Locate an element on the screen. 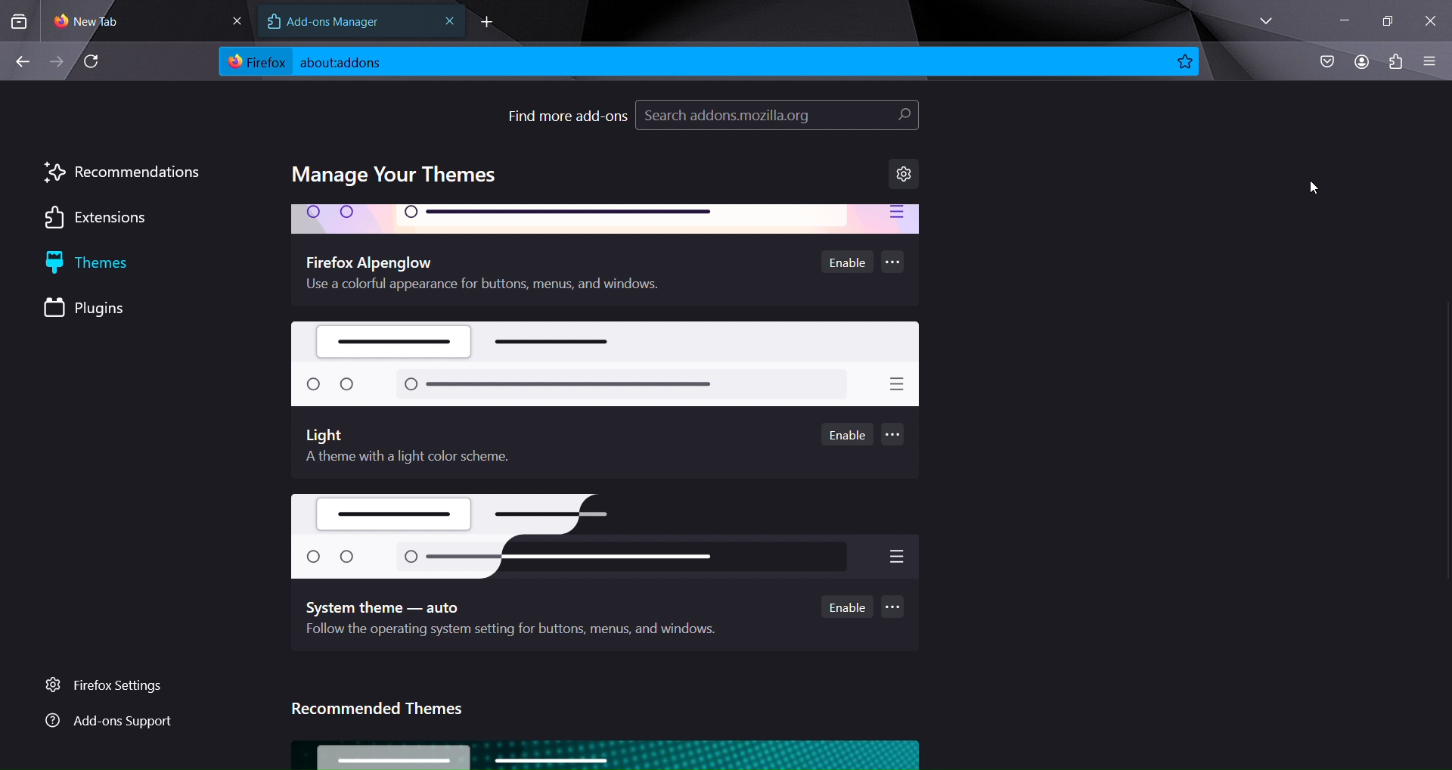 The height and width of the screenshot is (770, 1452). firefox settings is located at coordinates (115, 686).